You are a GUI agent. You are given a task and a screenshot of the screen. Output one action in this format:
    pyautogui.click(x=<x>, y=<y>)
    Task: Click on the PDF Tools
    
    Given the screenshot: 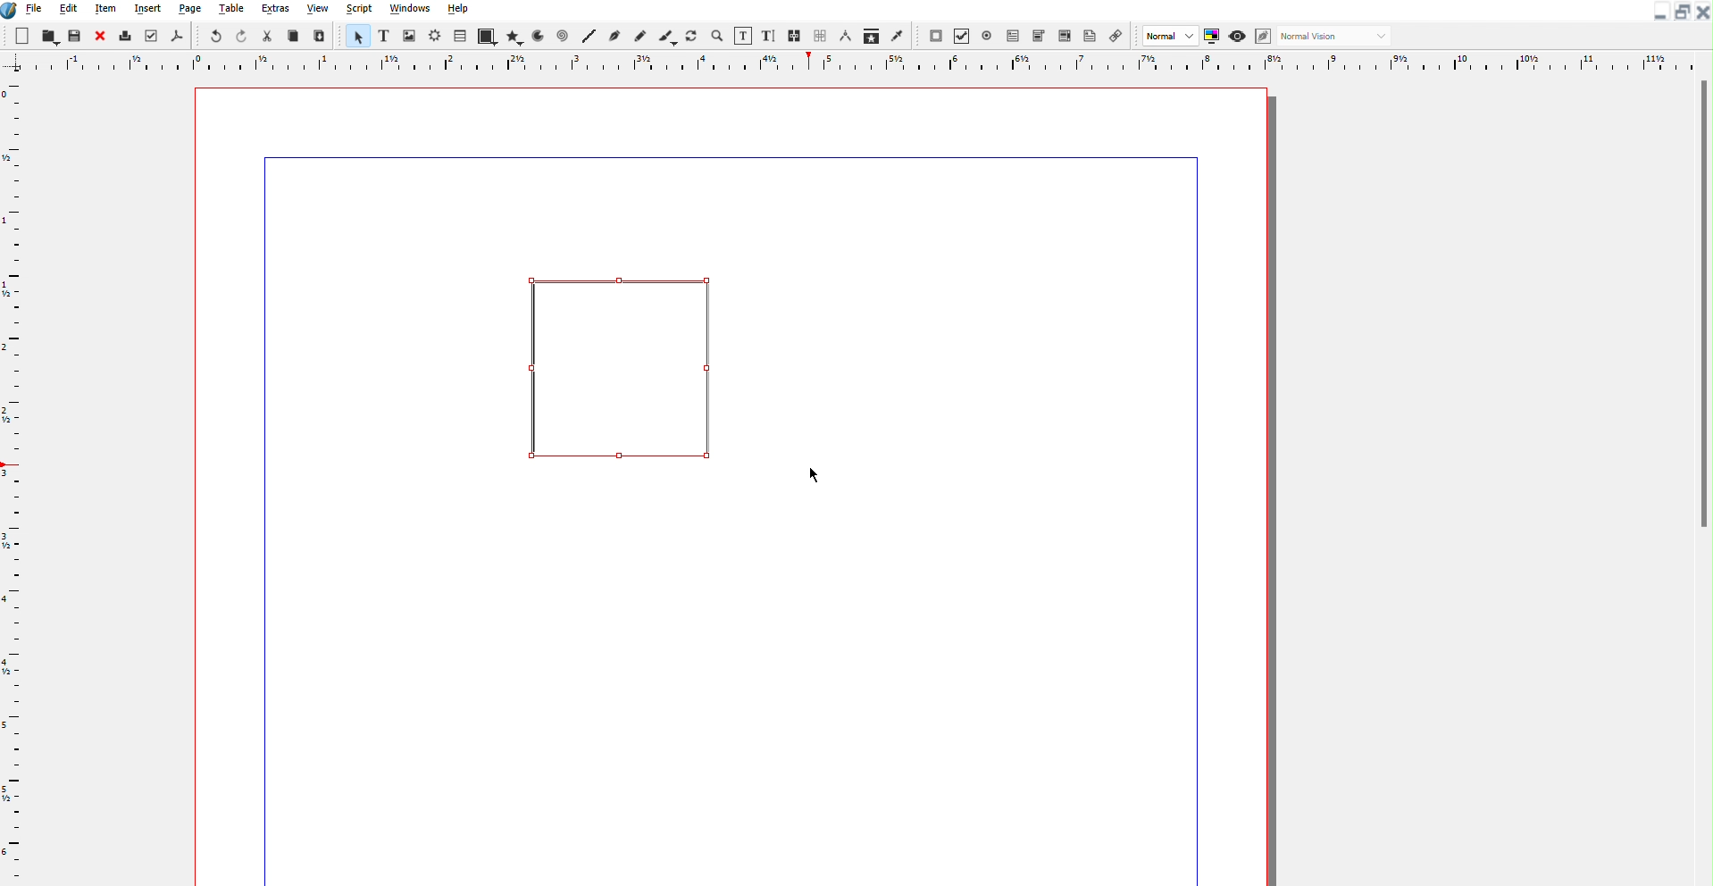 What is the action you would take?
    pyautogui.click(x=1023, y=35)
    